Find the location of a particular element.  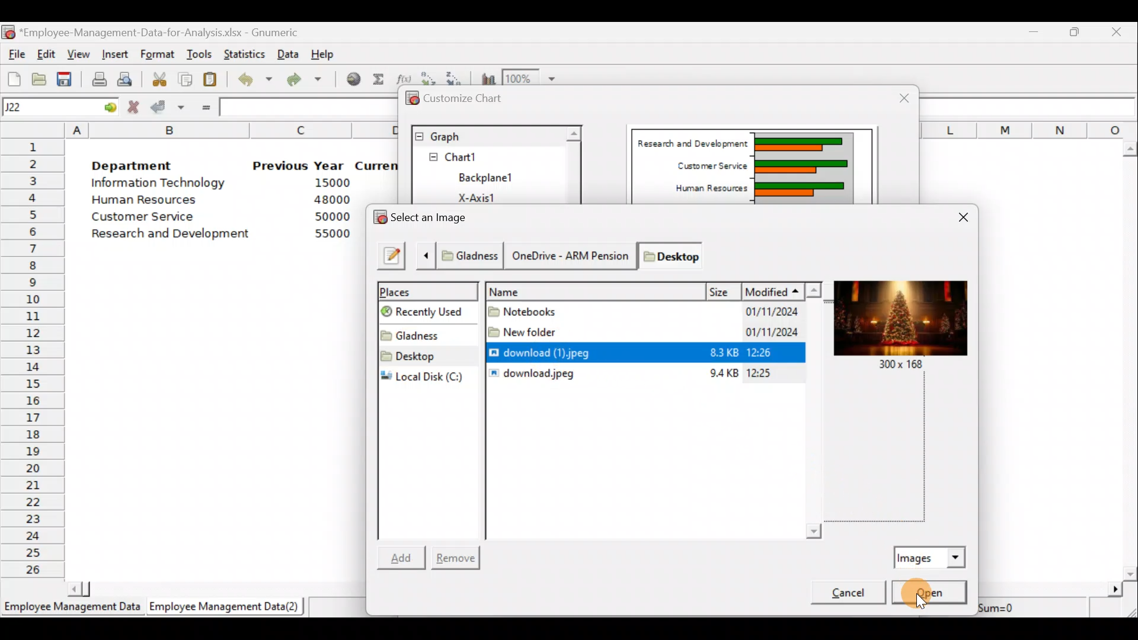

Desktop is located at coordinates (427, 355).